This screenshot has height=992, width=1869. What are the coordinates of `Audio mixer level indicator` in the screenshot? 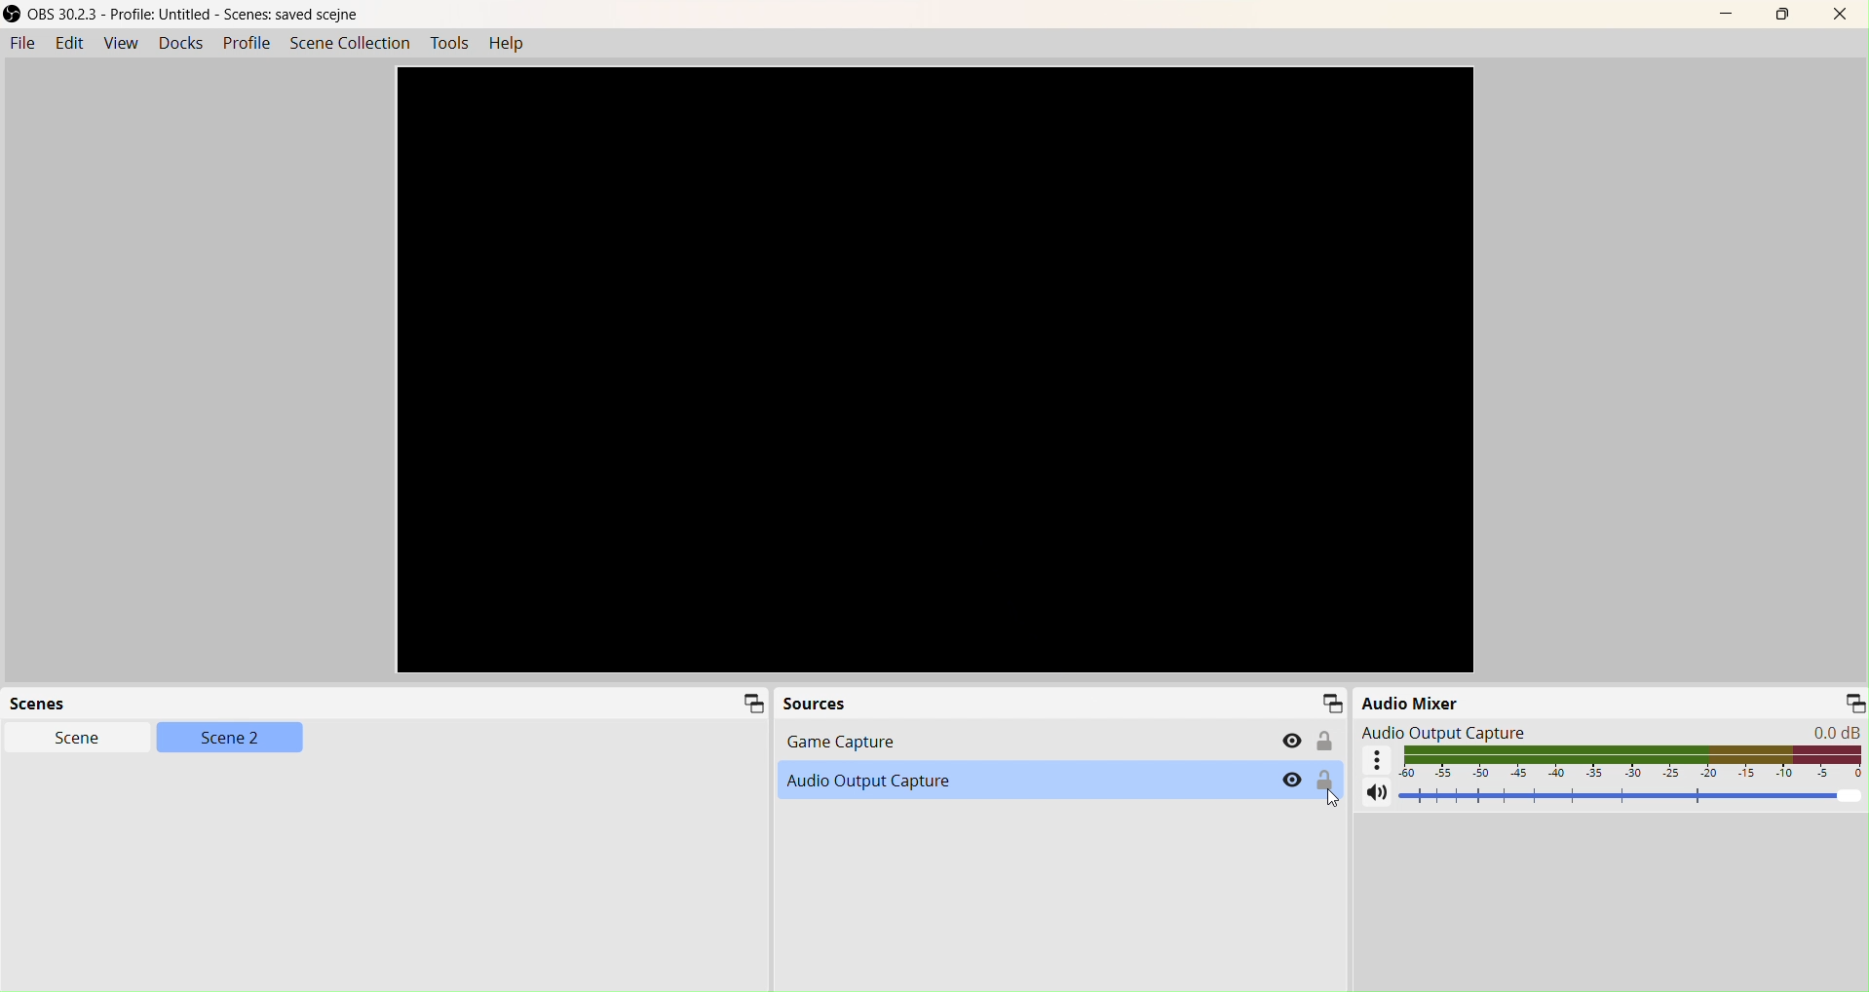 It's located at (1614, 763).